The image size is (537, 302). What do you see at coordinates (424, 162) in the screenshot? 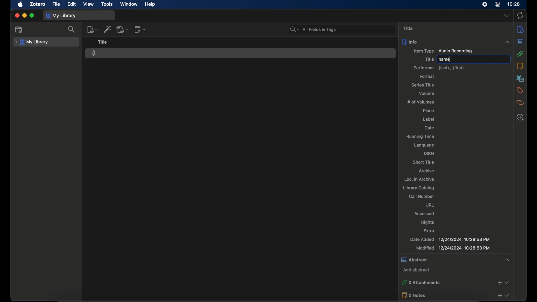
I see `short title` at bounding box center [424, 162].